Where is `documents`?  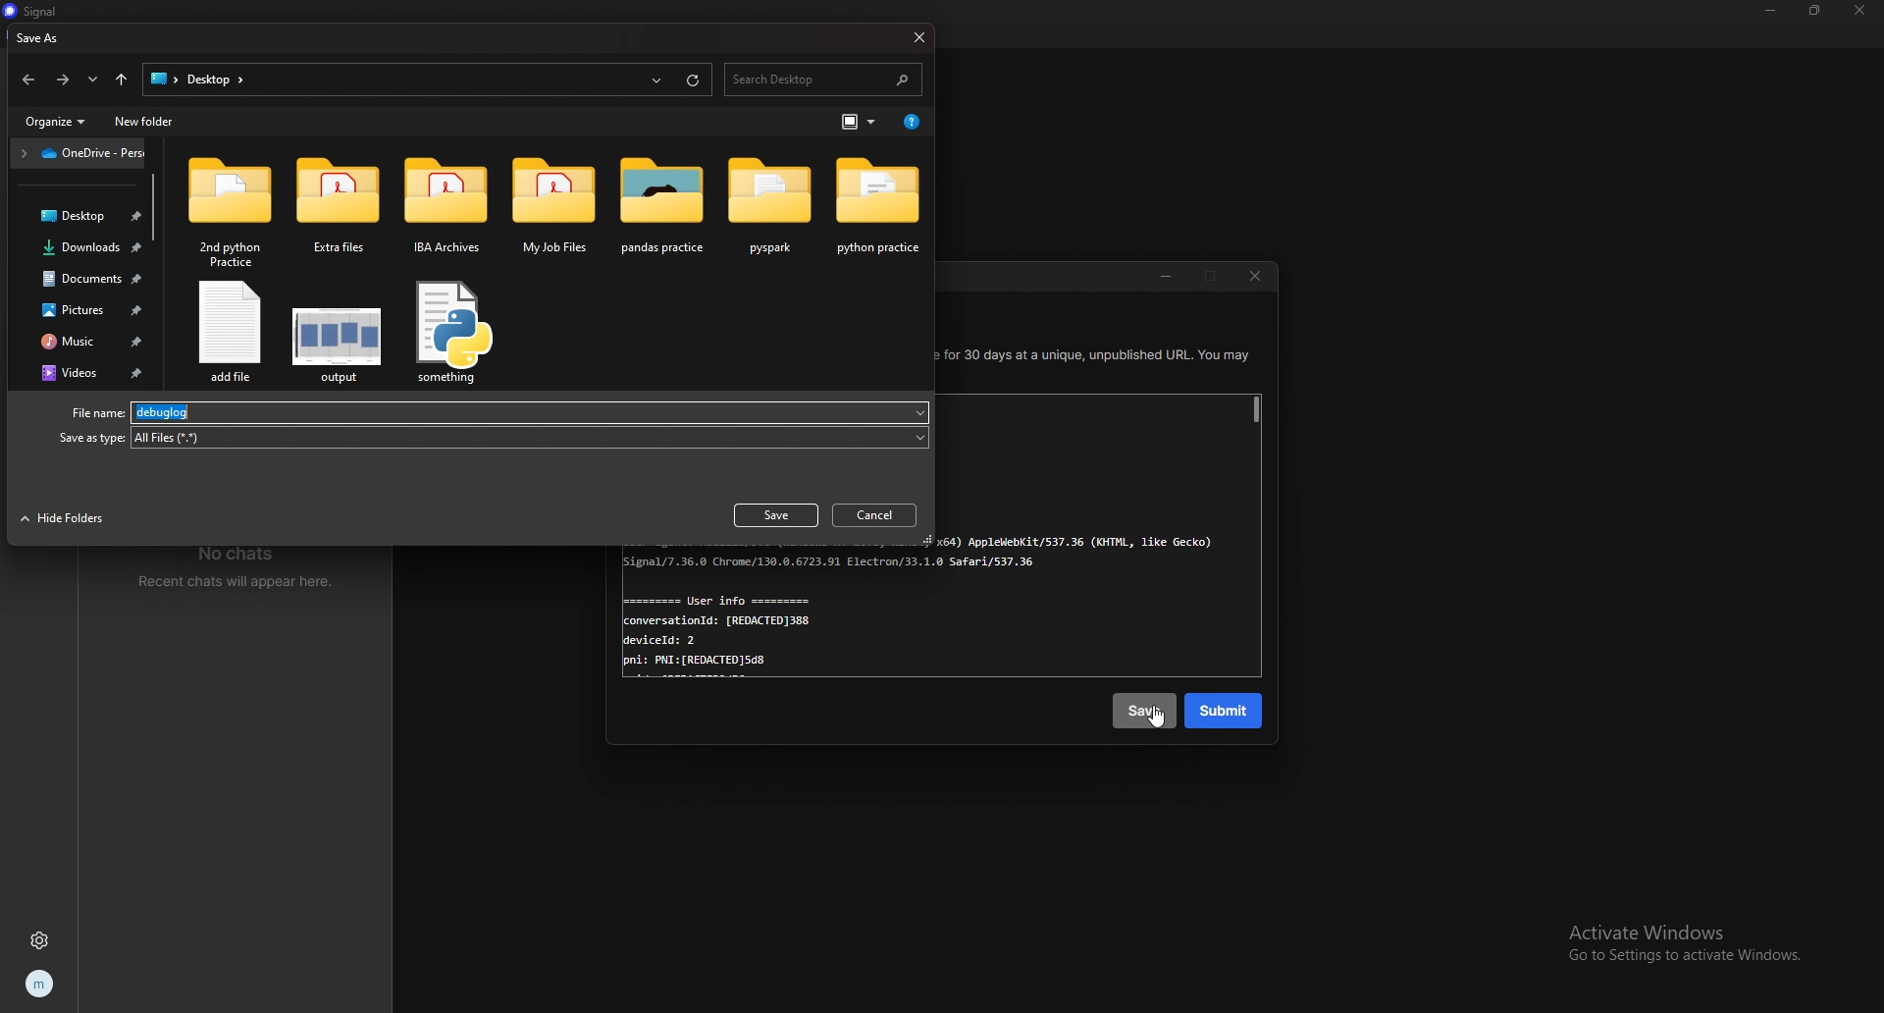 documents is located at coordinates (88, 278).